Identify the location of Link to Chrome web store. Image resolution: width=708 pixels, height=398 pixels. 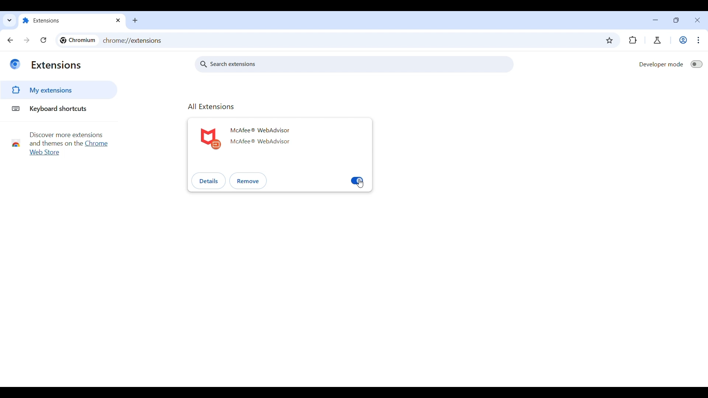
(96, 143).